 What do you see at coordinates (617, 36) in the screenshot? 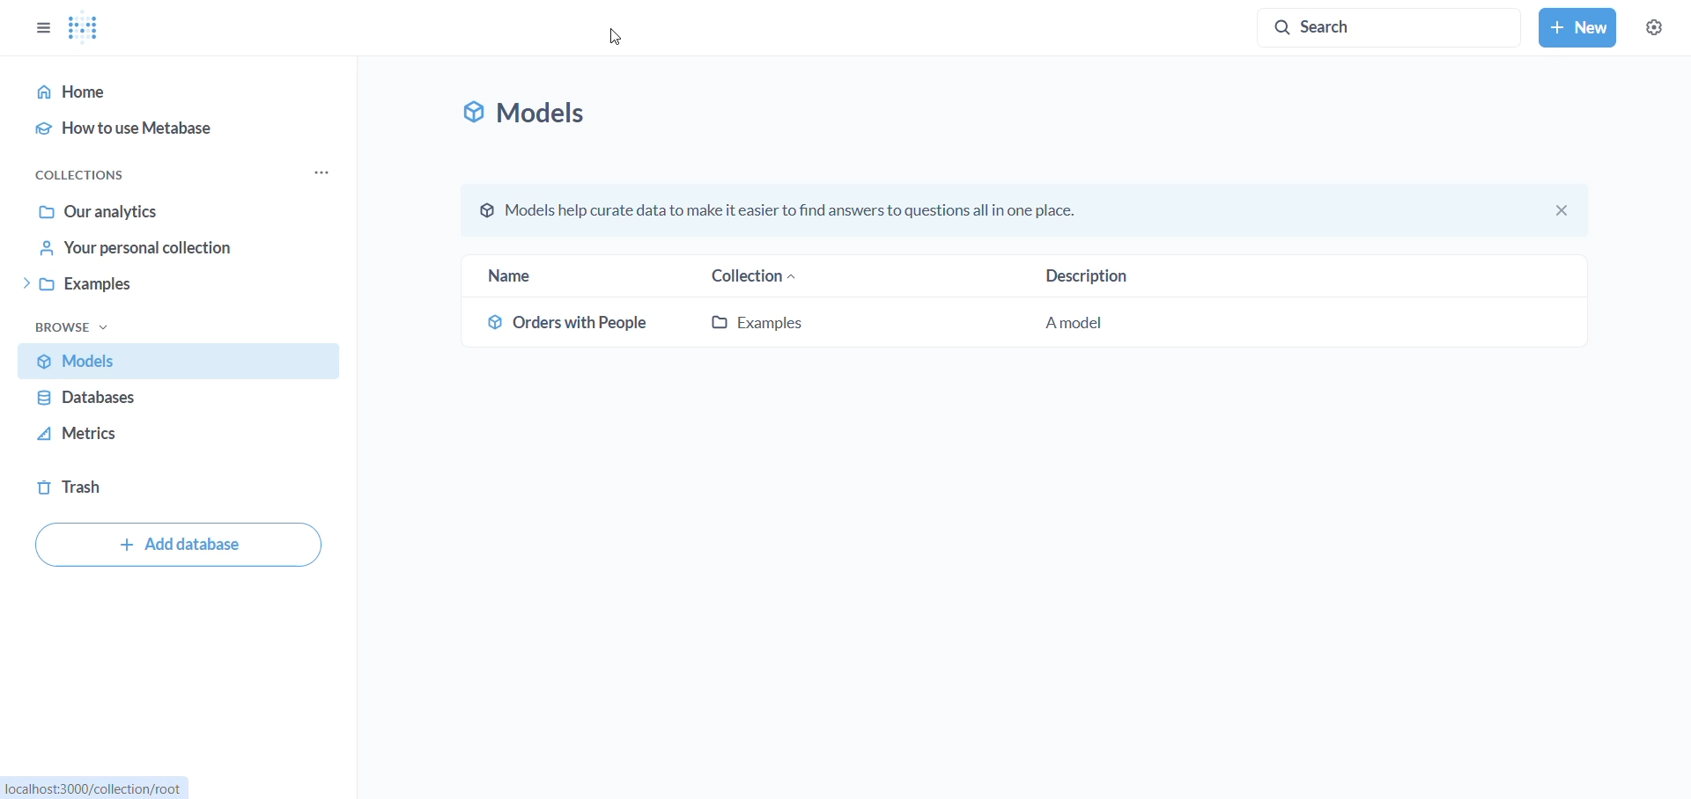
I see `cursor` at bounding box center [617, 36].